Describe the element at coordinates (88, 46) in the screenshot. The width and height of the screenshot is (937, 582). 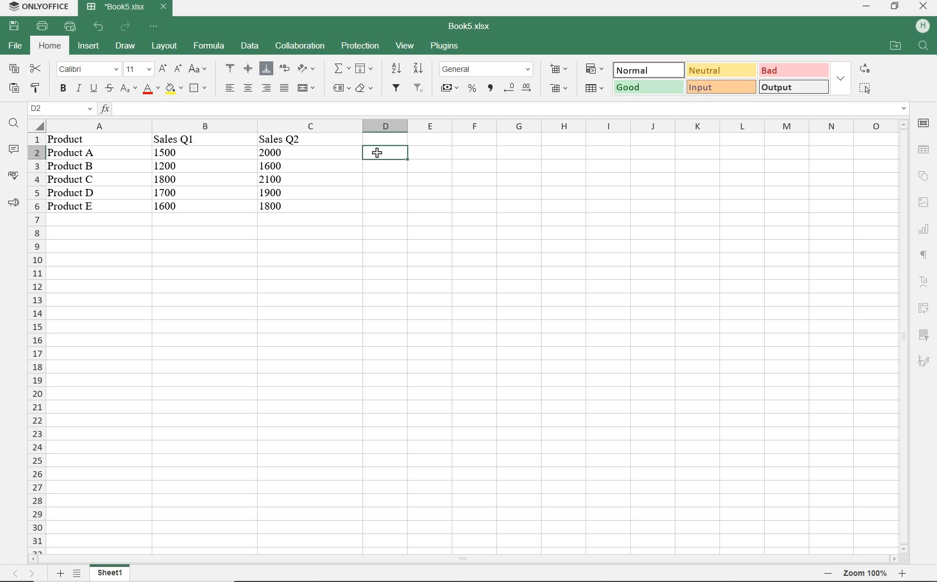
I see `insert` at that location.